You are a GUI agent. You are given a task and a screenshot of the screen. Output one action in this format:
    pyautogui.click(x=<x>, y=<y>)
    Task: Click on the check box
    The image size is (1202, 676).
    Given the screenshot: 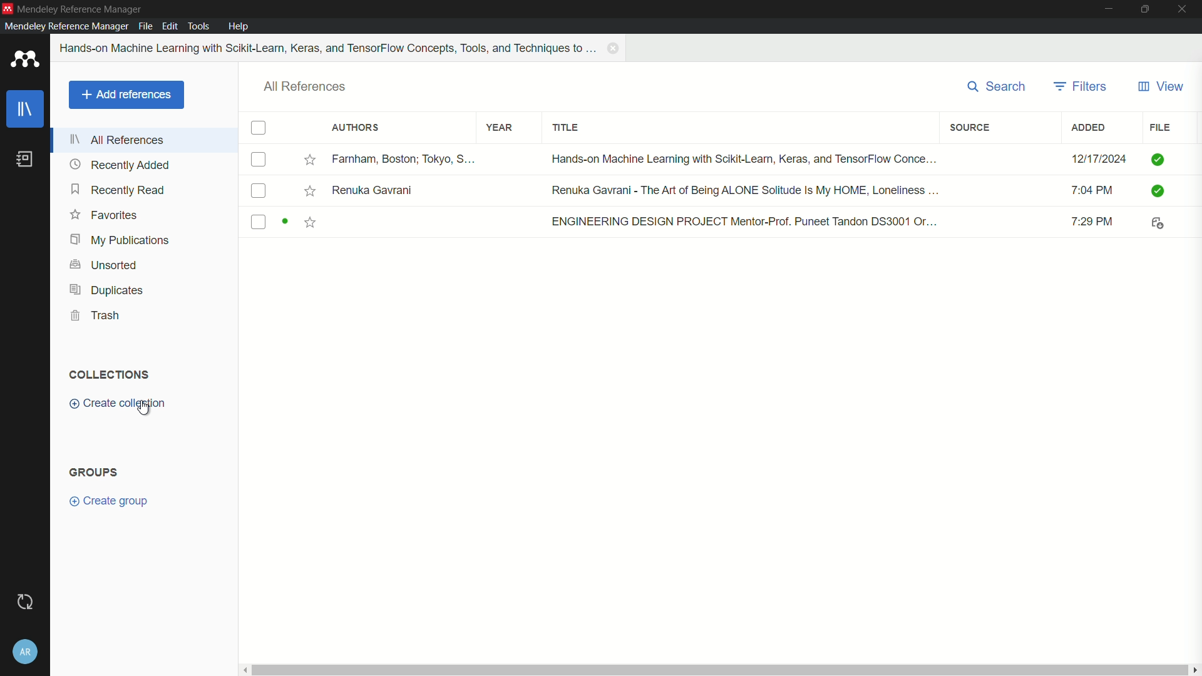 What is the action you would take?
    pyautogui.click(x=259, y=128)
    